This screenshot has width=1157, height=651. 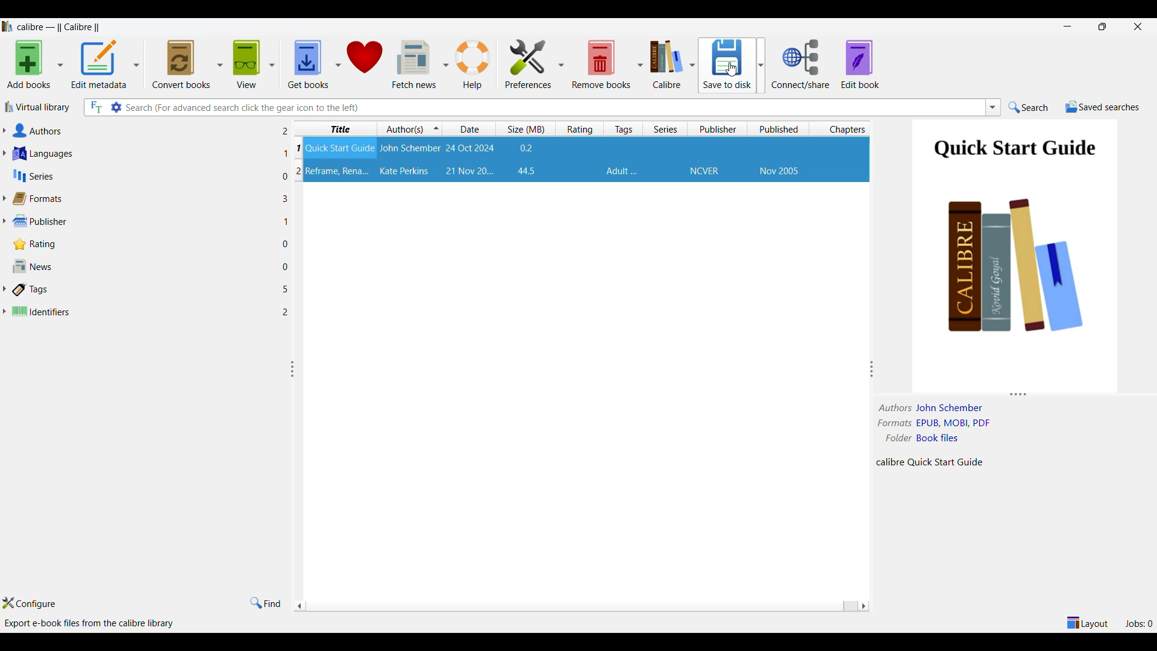 What do you see at coordinates (582, 129) in the screenshot?
I see `Rating column` at bounding box center [582, 129].